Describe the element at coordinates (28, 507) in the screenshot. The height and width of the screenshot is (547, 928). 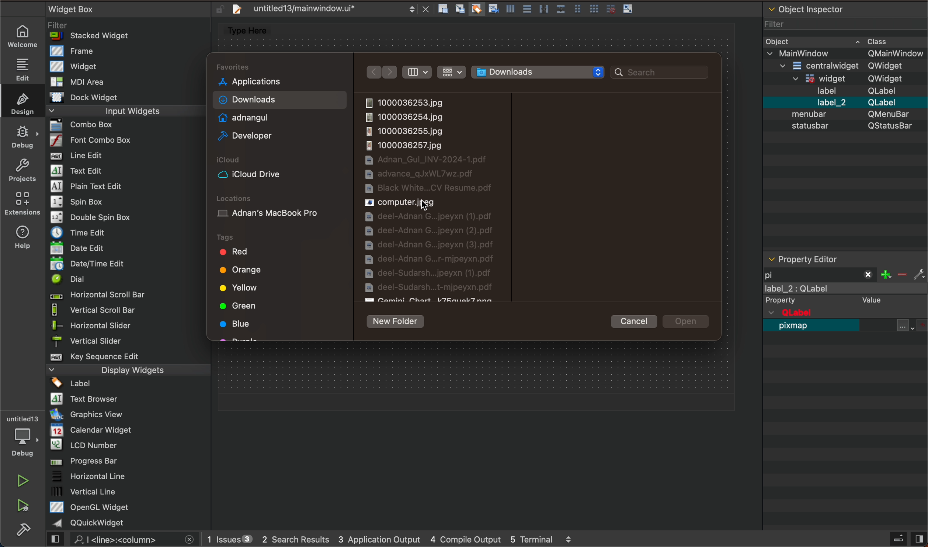
I see `ran and debug` at that location.